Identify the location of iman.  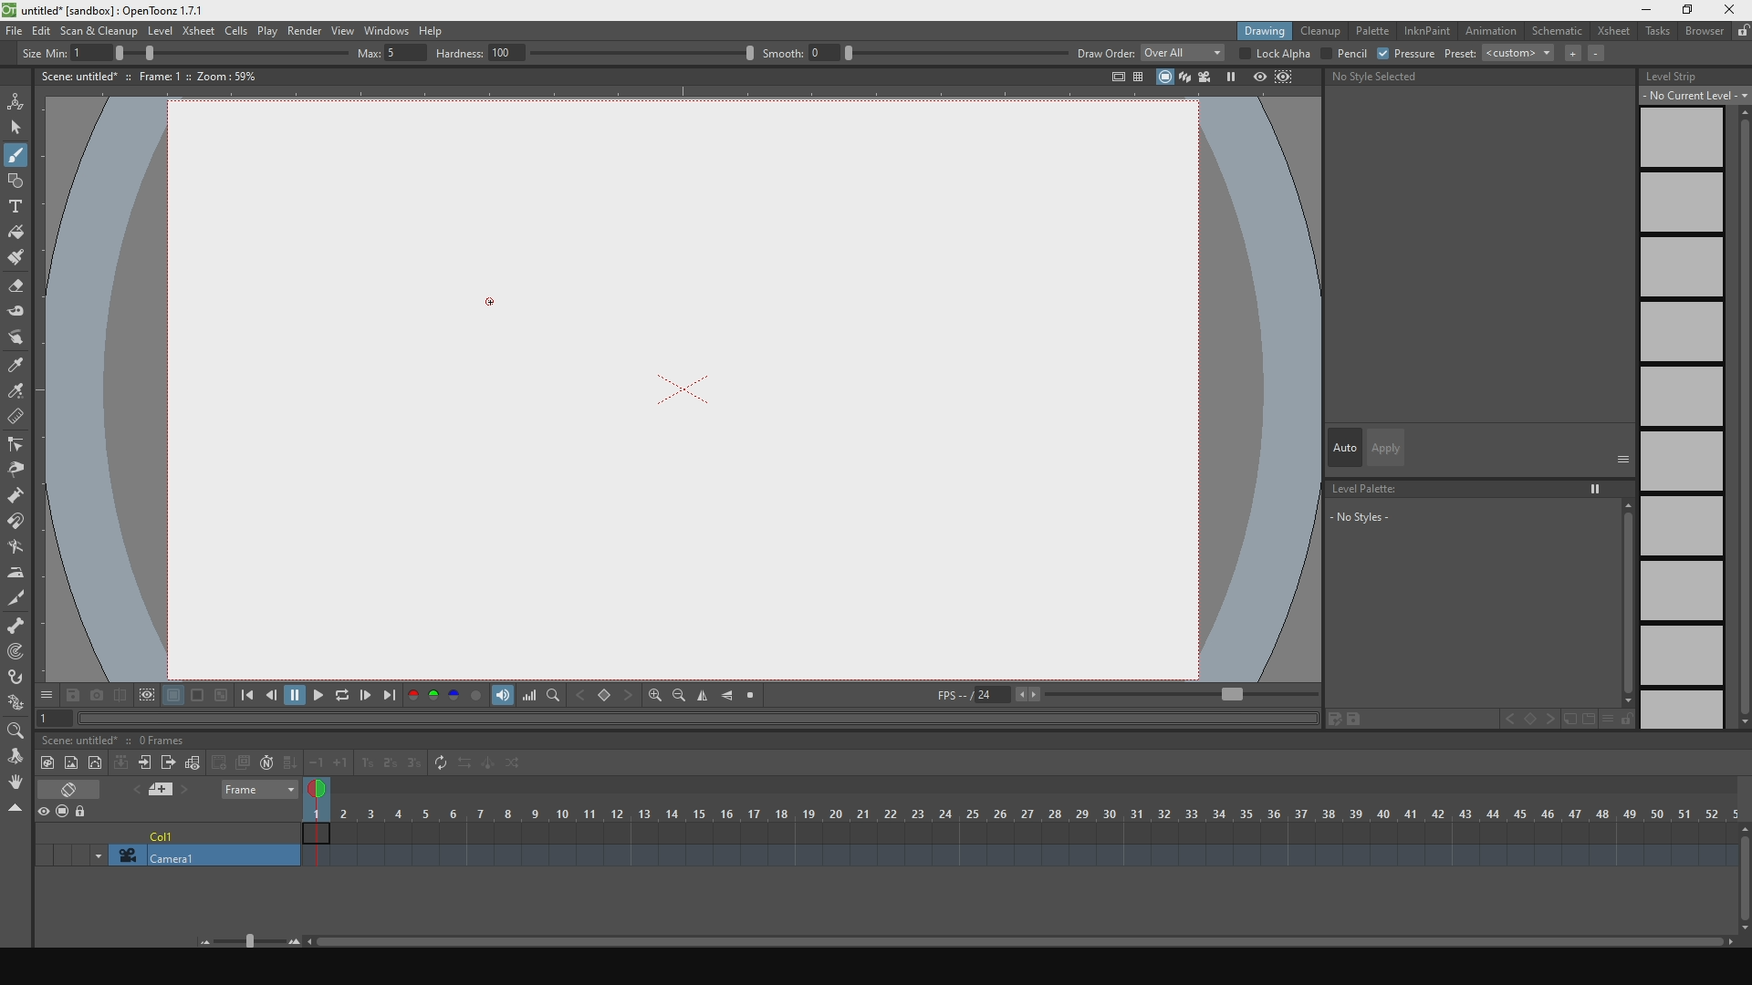
(21, 524).